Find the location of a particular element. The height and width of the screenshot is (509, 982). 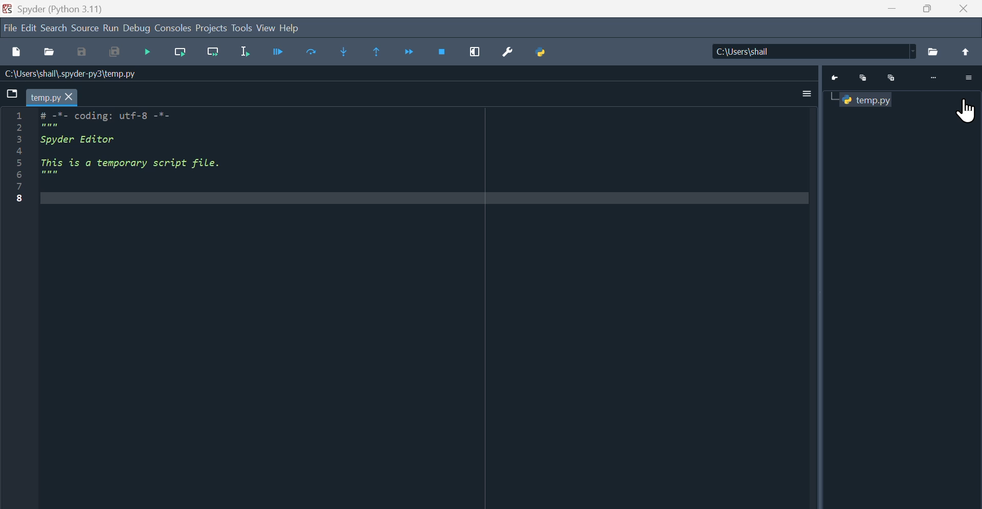

Run until same function returns is located at coordinates (377, 52).